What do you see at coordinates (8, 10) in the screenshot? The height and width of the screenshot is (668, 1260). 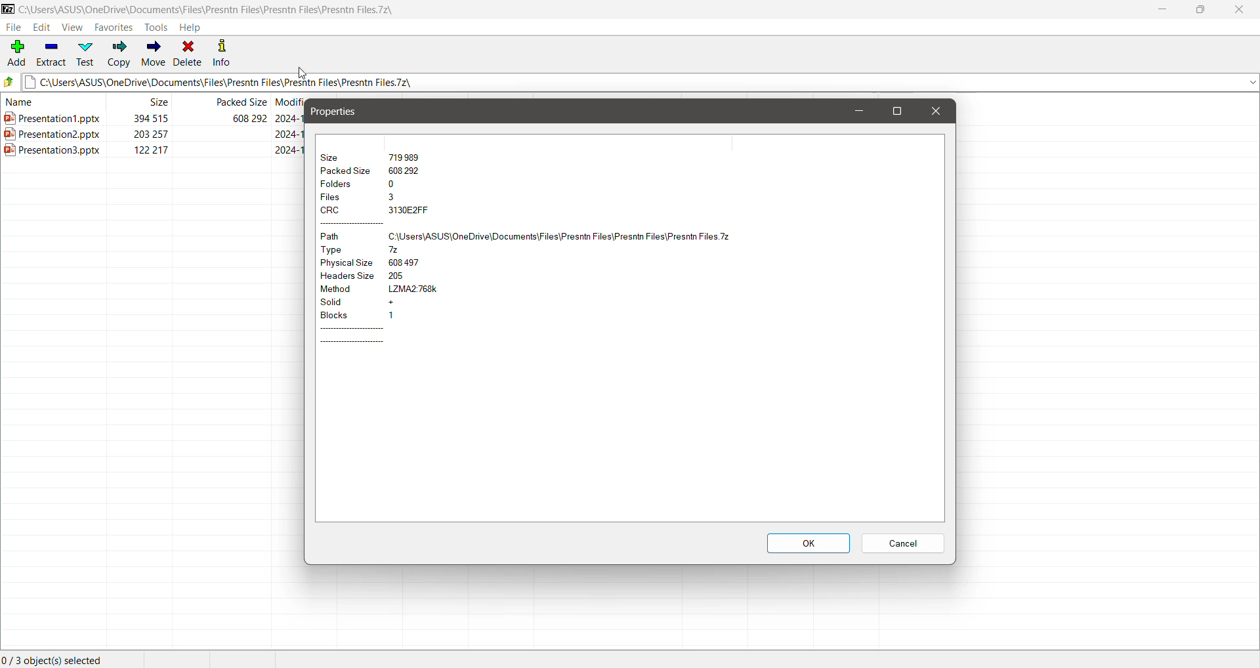 I see `7 zip Logo` at bounding box center [8, 10].